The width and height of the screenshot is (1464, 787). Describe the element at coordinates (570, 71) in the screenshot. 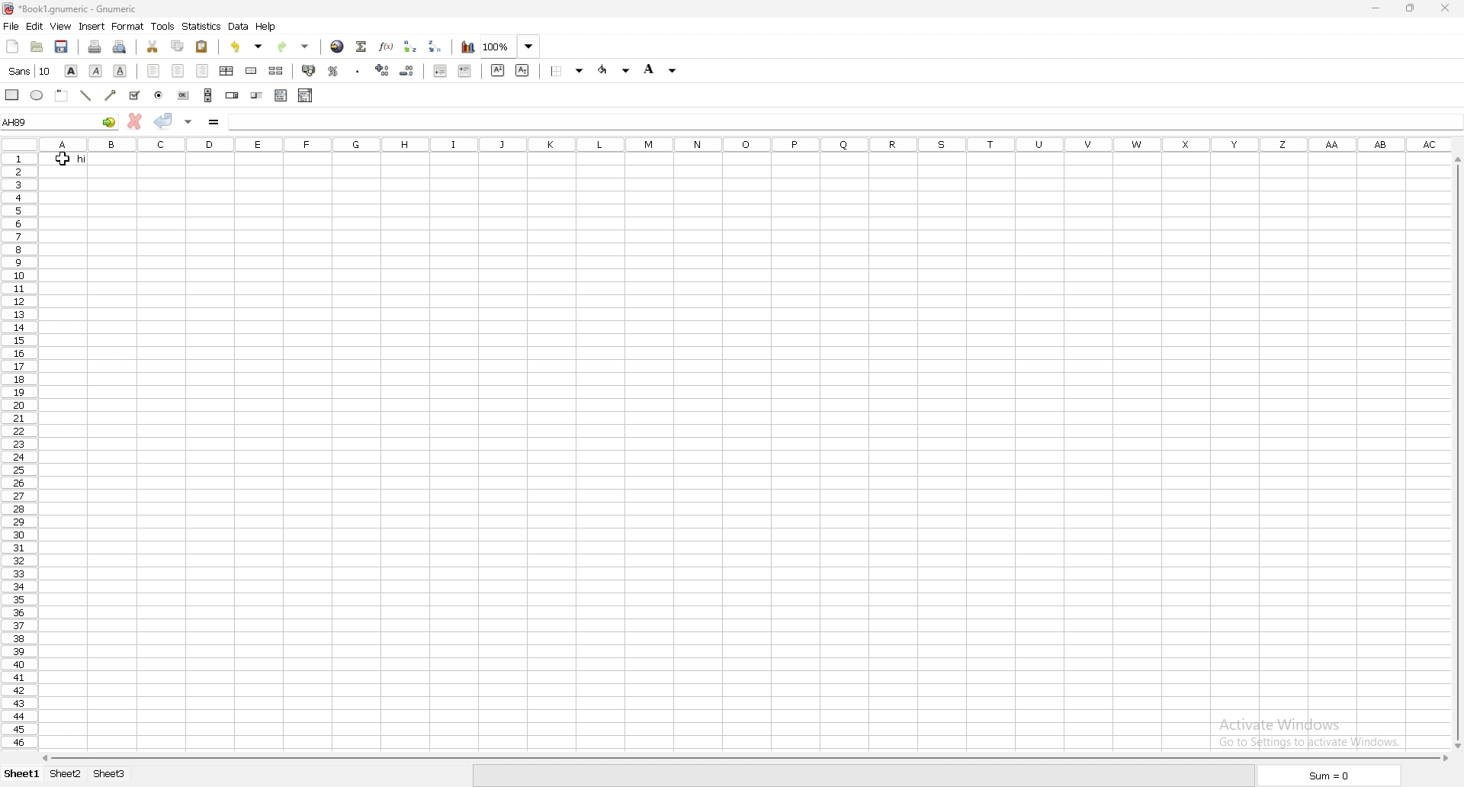

I see `borders` at that location.